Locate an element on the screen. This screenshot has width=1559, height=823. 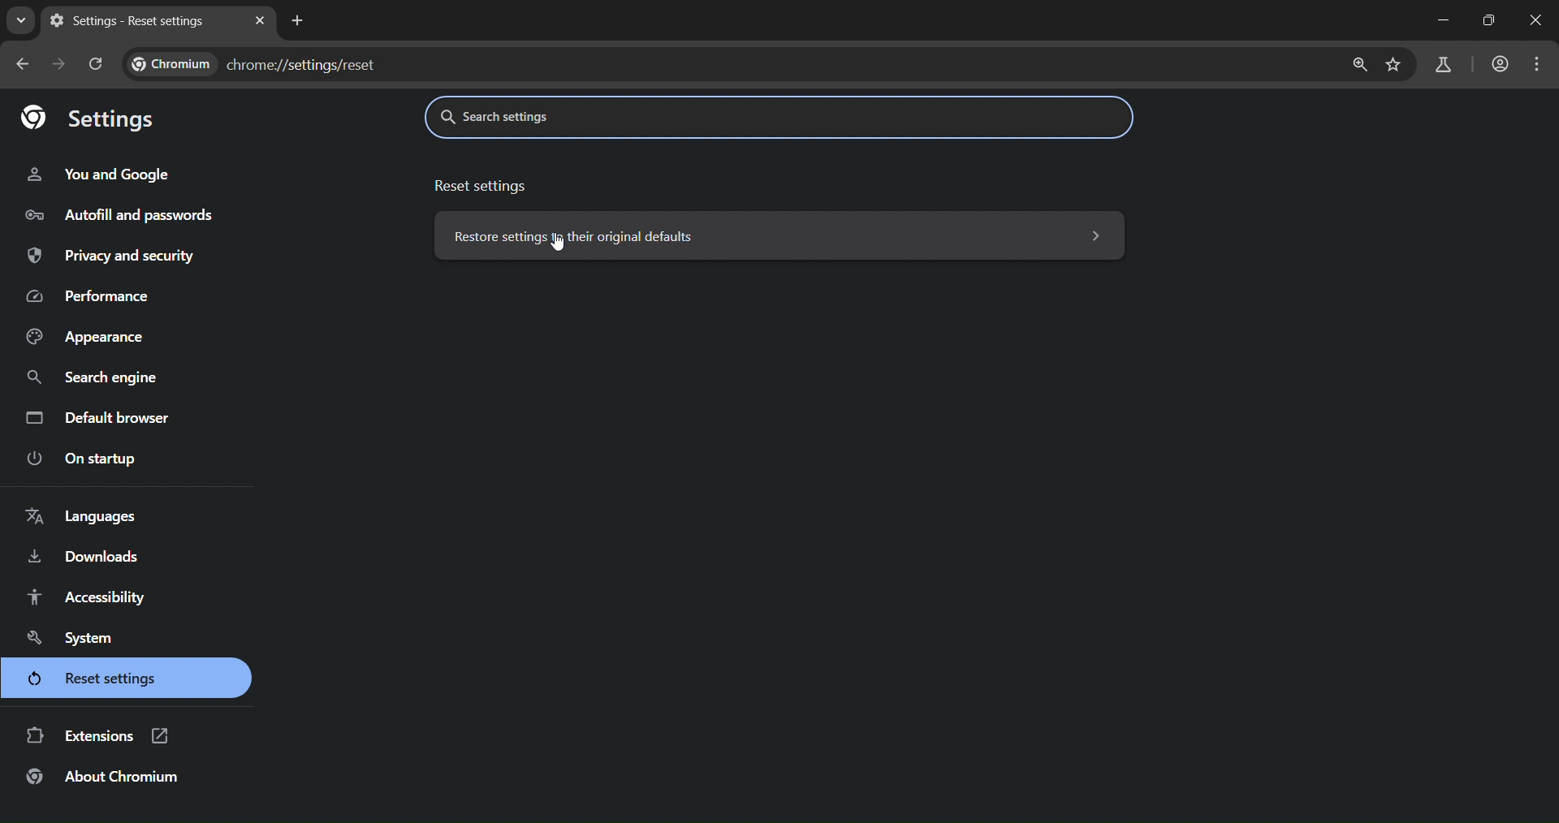
performance is located at coordinates (93, 293).